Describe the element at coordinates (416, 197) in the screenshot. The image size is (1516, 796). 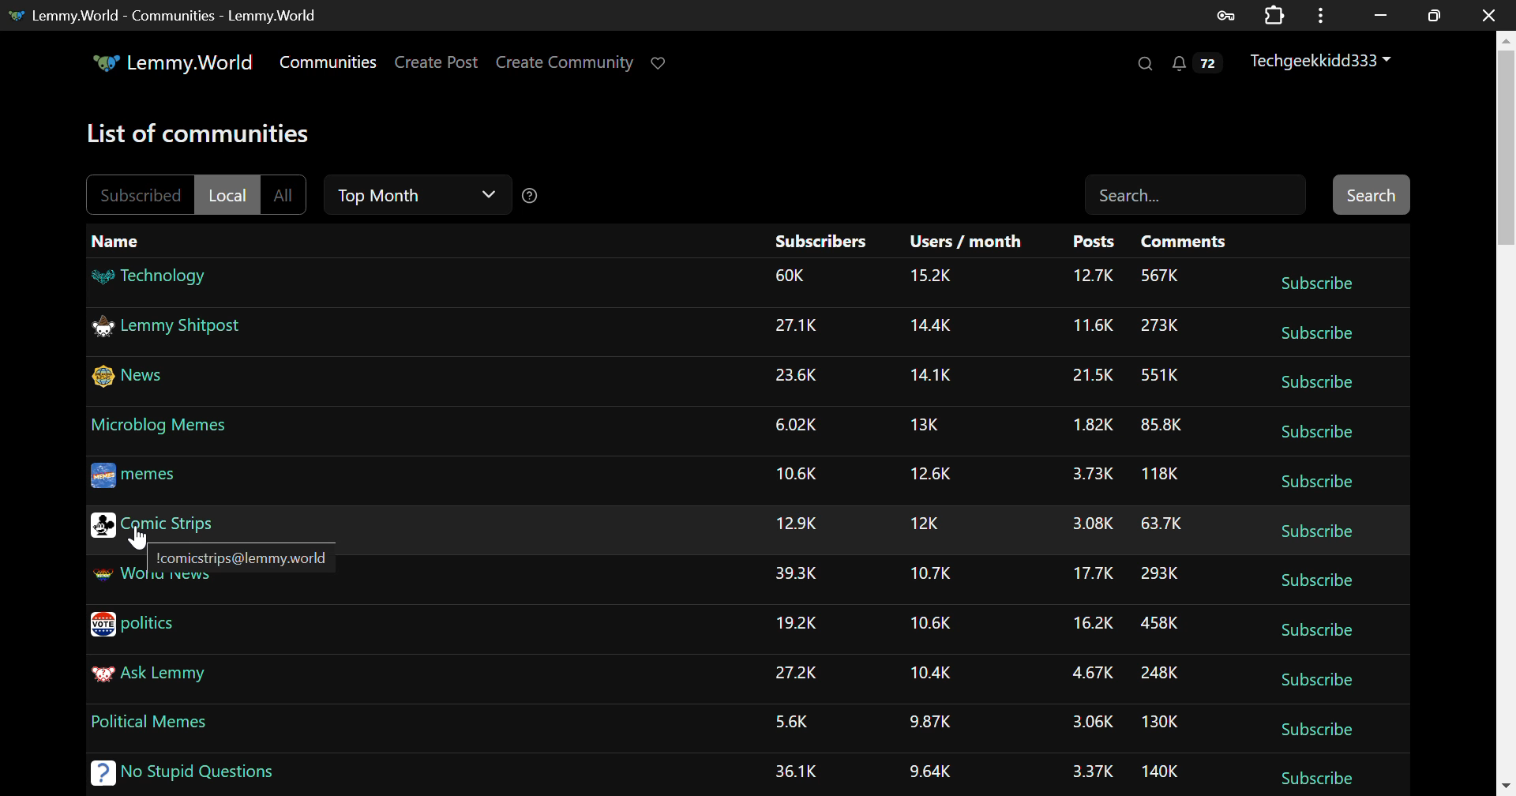
I see `Top Month` at that location.